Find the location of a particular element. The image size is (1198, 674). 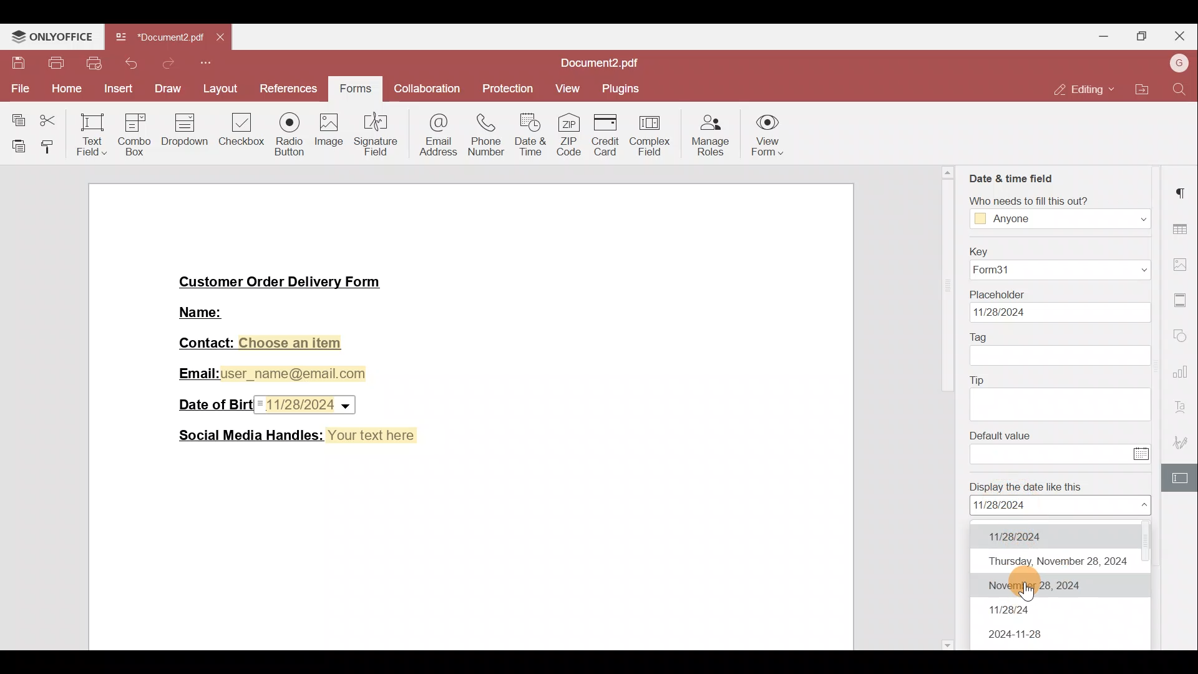

Display the date like this is located at coordinates (1027, 486).